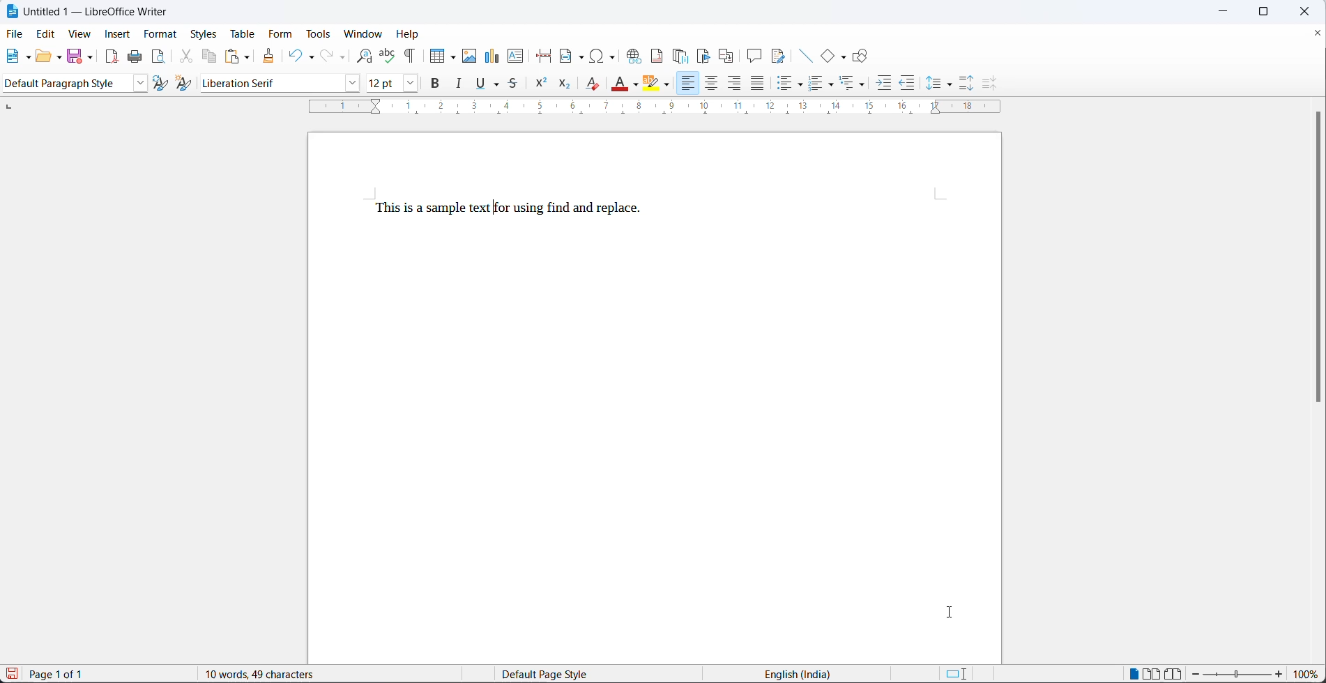 Image resolution: width=1326 pixels, height=683 pixels. I want to click on English (India), so click(802, 673).